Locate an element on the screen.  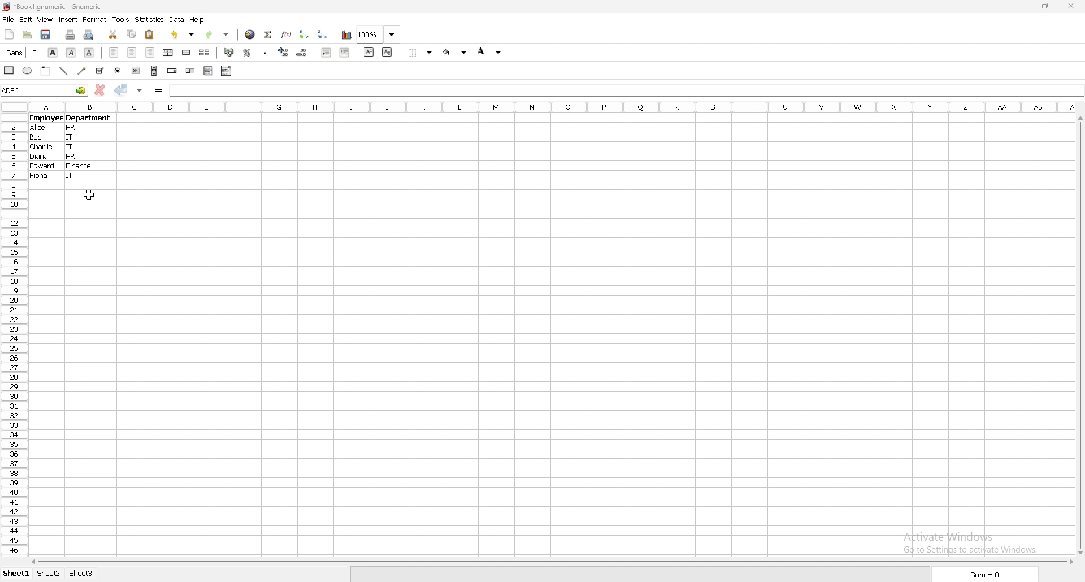
employee is located at coordinates (45, 119).